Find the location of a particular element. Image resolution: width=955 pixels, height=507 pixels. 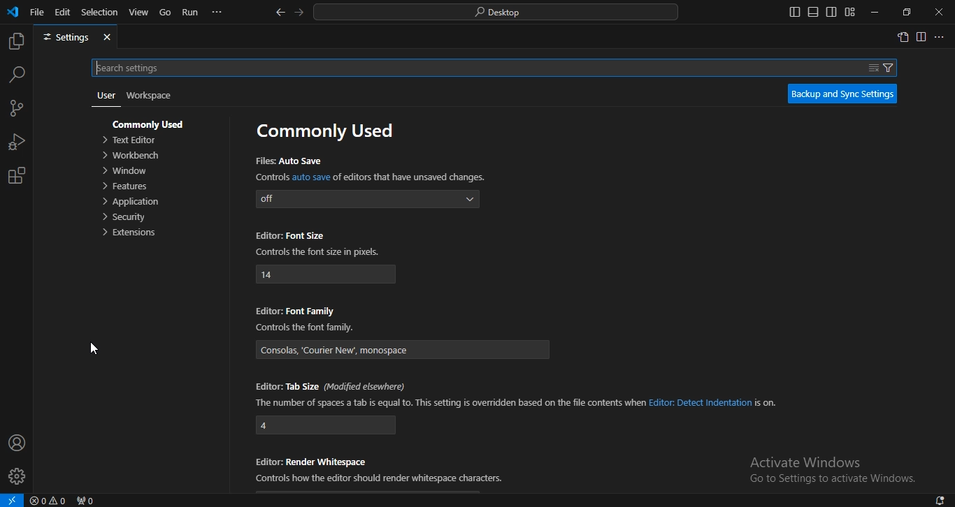

application is located at coordinates (131, 203).